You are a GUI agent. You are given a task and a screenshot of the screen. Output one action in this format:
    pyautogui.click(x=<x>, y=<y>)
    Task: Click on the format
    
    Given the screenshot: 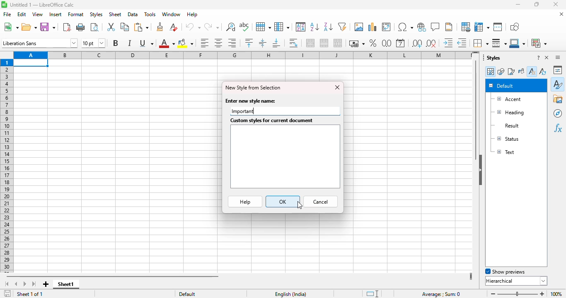 What is the action you would take?
    pyautogui.click(x=76, y=14)
    